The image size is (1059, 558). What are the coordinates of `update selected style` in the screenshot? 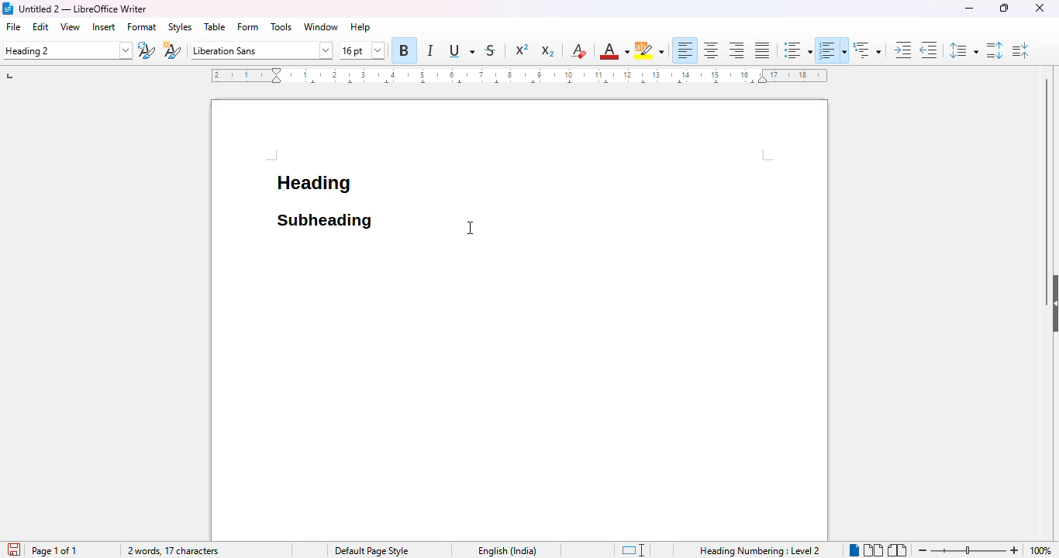 It's located at (147, 51).